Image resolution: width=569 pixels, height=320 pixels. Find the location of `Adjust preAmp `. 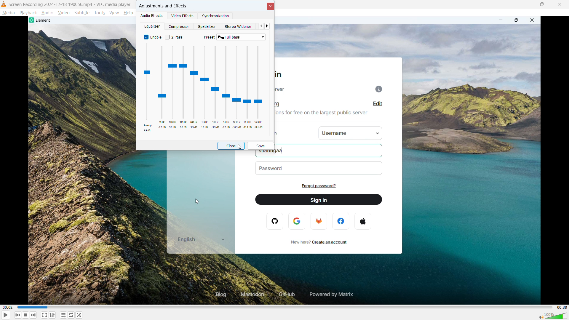

Adjust preAmp  is located at coordinates (147, 88).